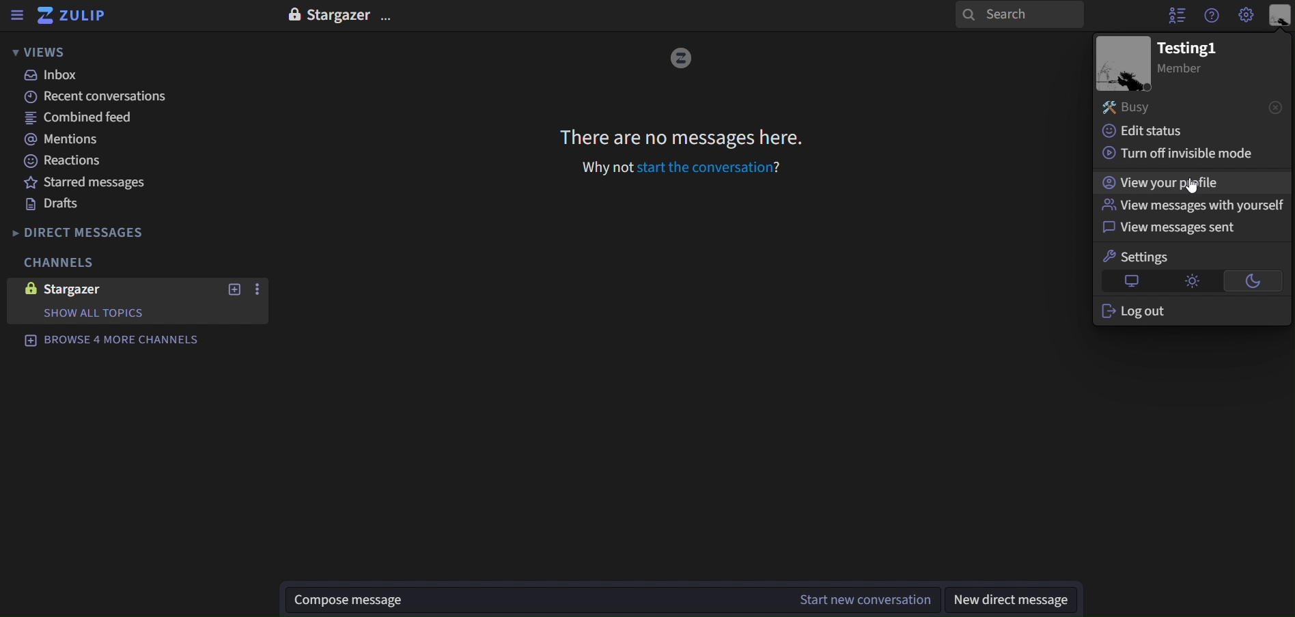  I want to click on direct messages, so click(85, 231).